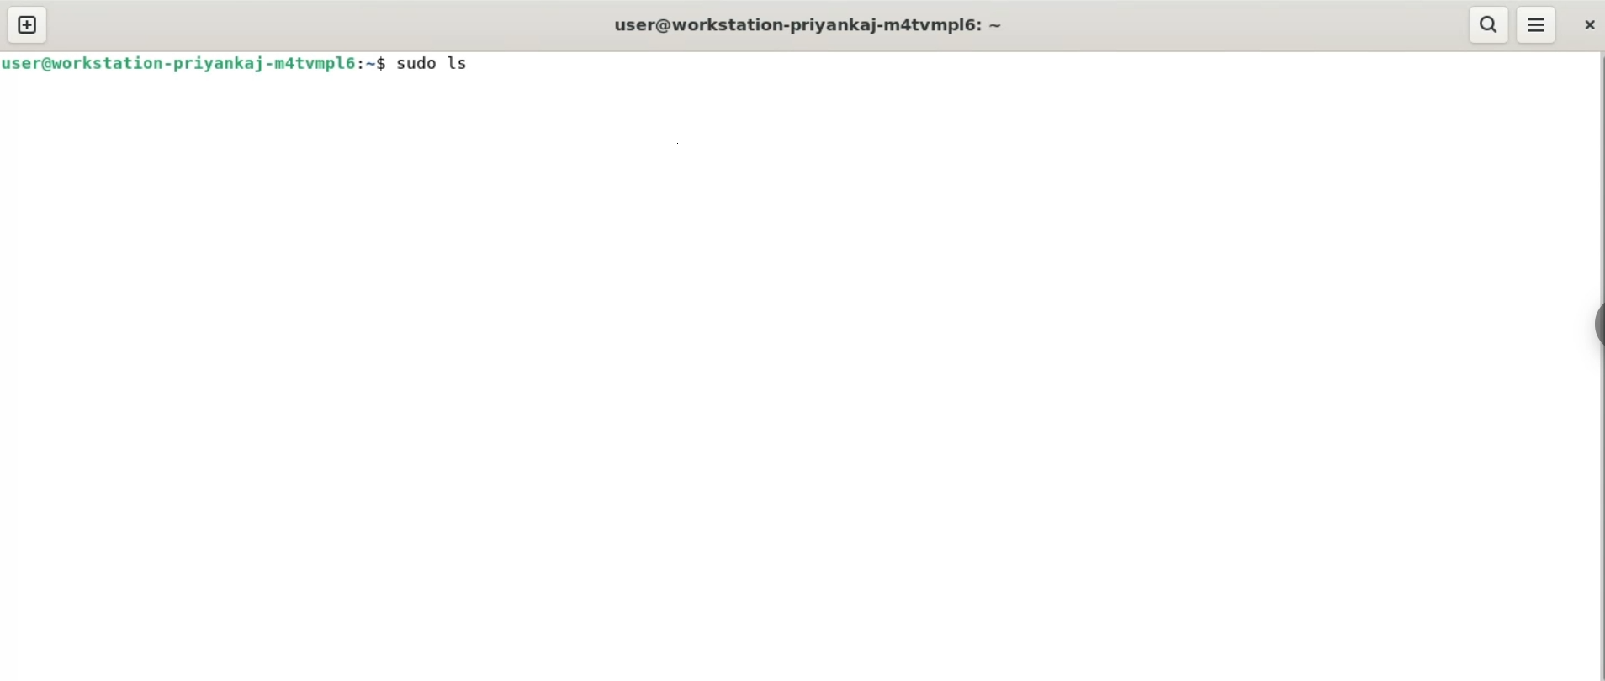  I want to click on sidebar, so click(1590, 325).